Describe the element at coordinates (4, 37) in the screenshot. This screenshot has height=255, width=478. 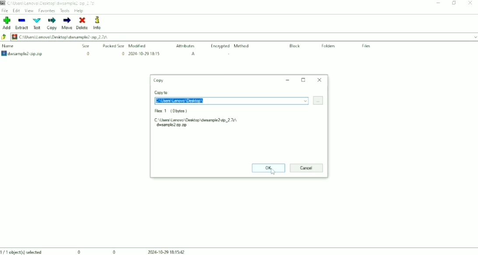
I see `Back` at that location.